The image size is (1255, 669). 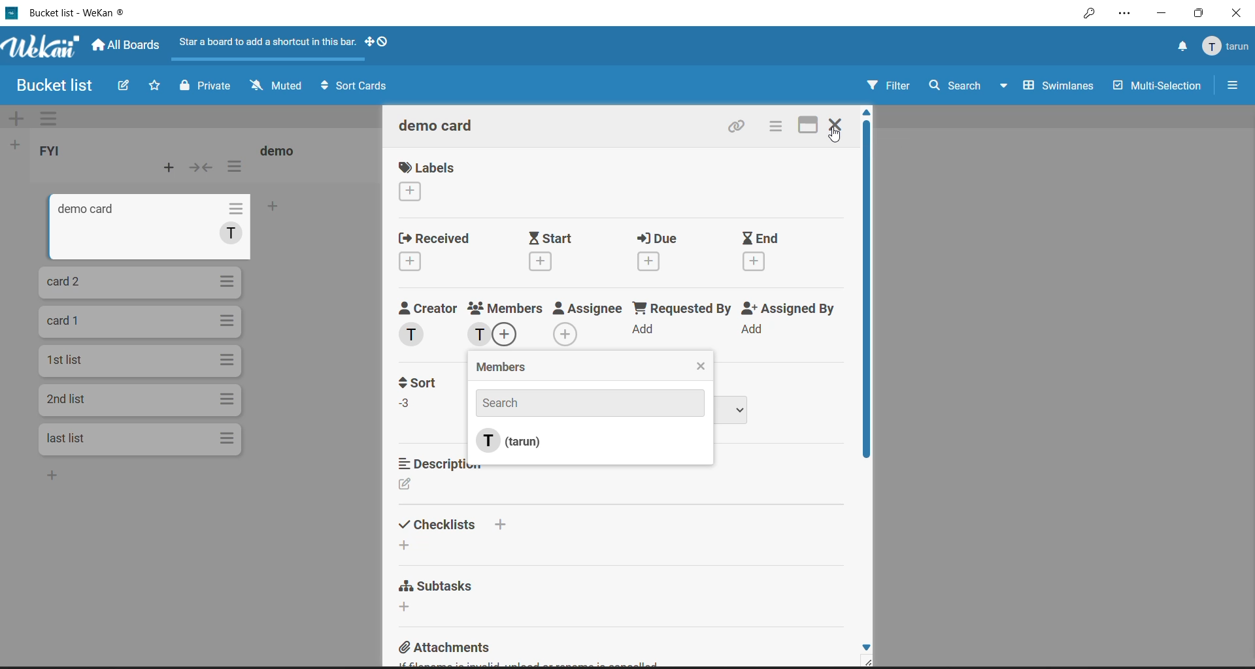 What do you see at coordinates (427, 168) in the screenshot?
I see `labels` at bounding box center [427, 168].